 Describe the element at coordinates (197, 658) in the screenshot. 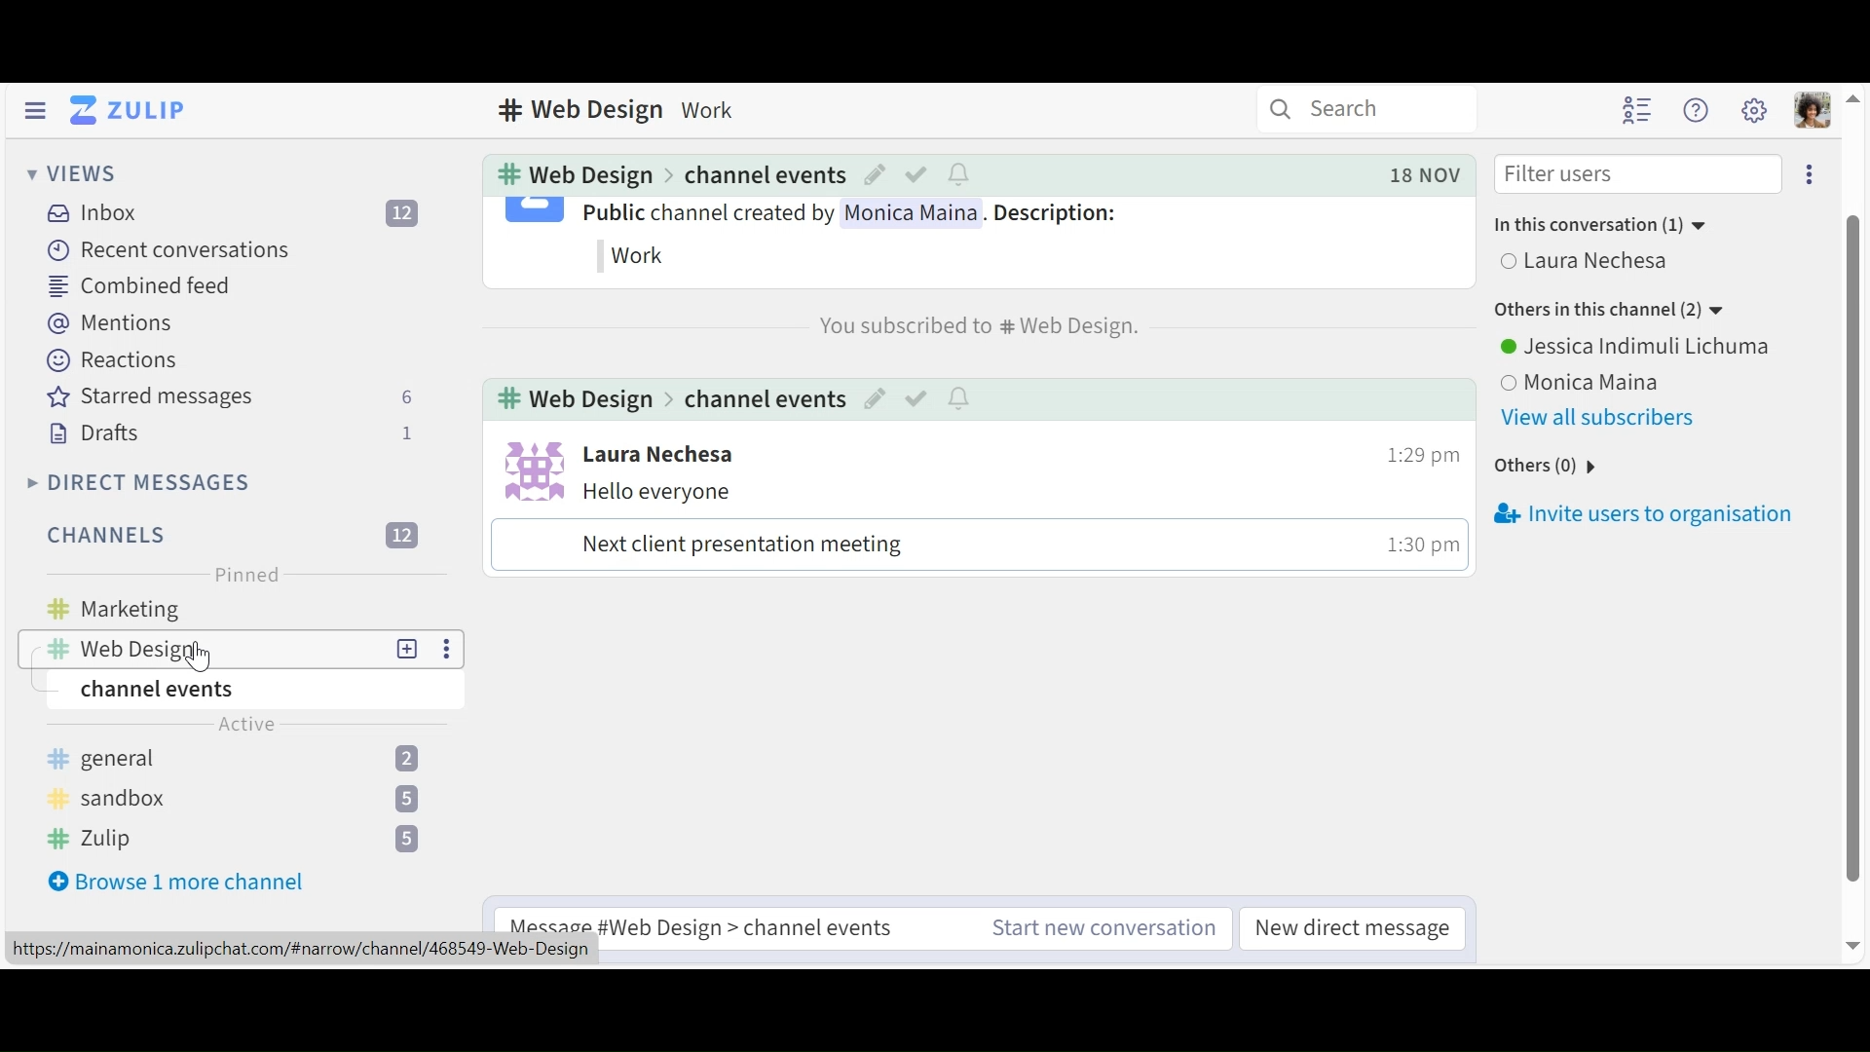

I see `Cursor` at that location.